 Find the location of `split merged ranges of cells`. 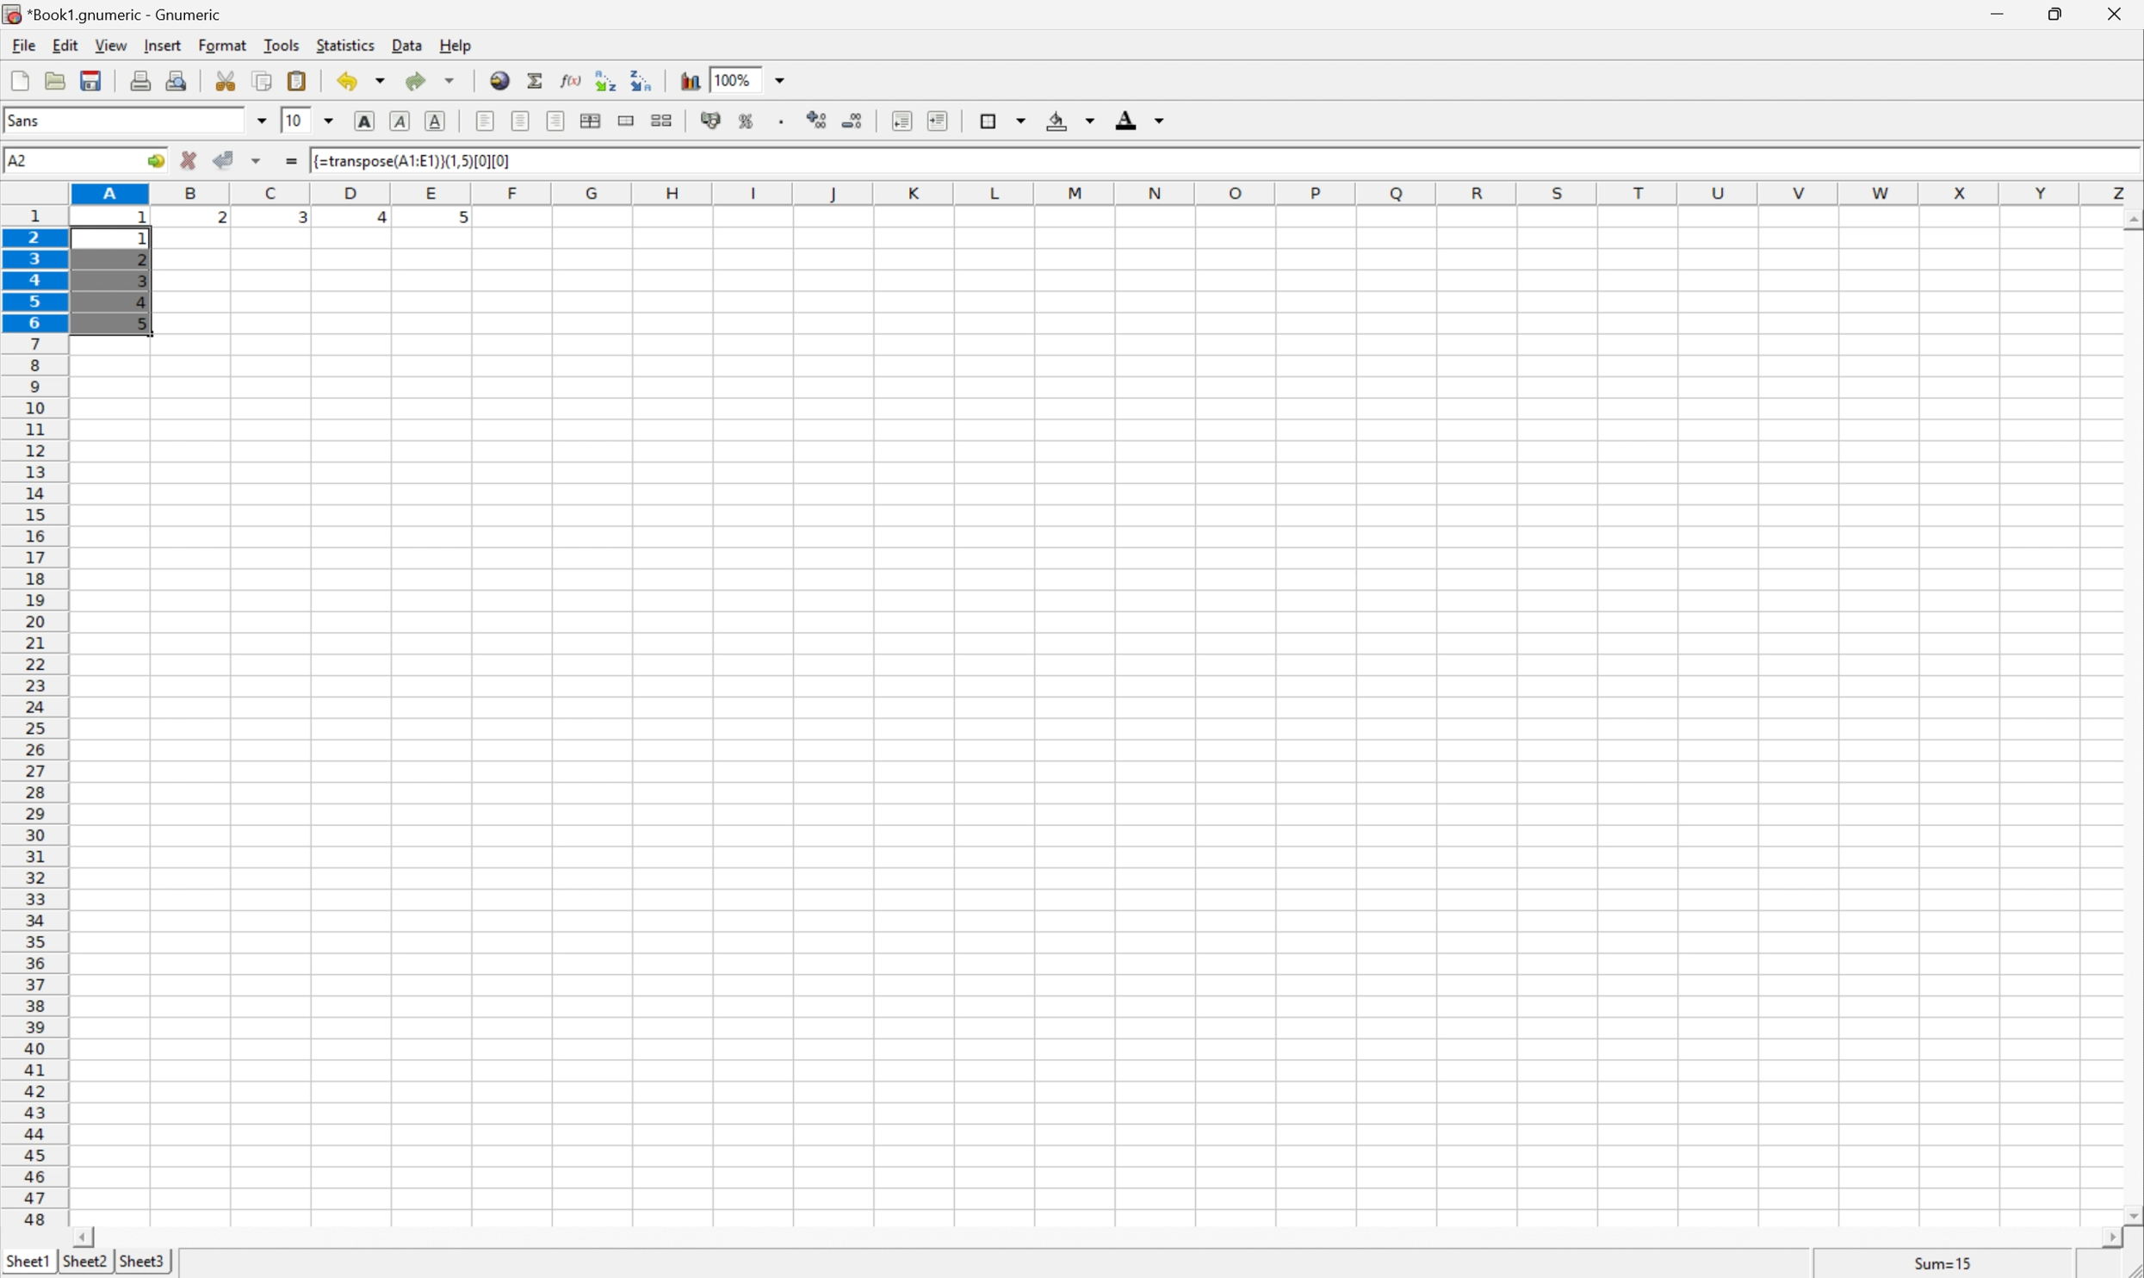

split merged ranges of cells is located at coordinates (664, 119).